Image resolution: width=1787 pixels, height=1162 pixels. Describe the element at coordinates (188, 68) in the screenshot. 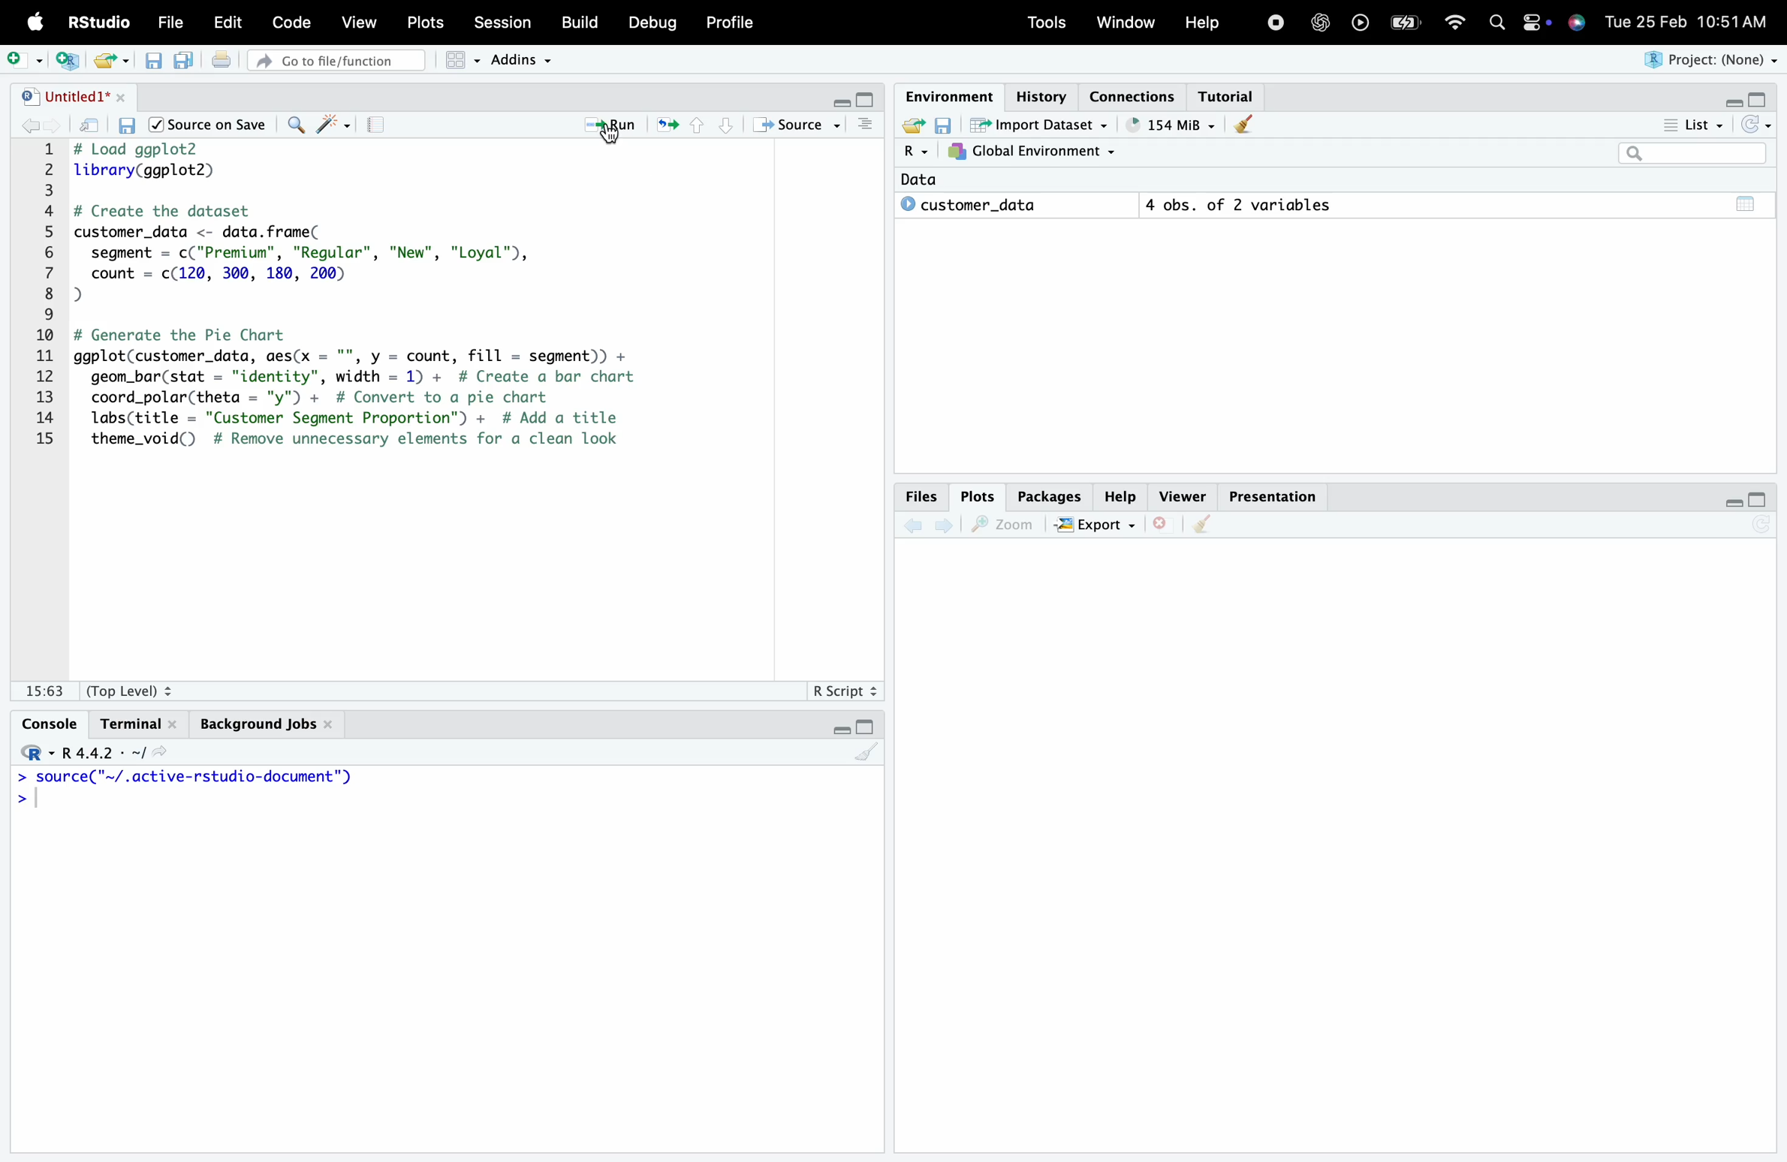

I see `save multiple scripts` at that location.